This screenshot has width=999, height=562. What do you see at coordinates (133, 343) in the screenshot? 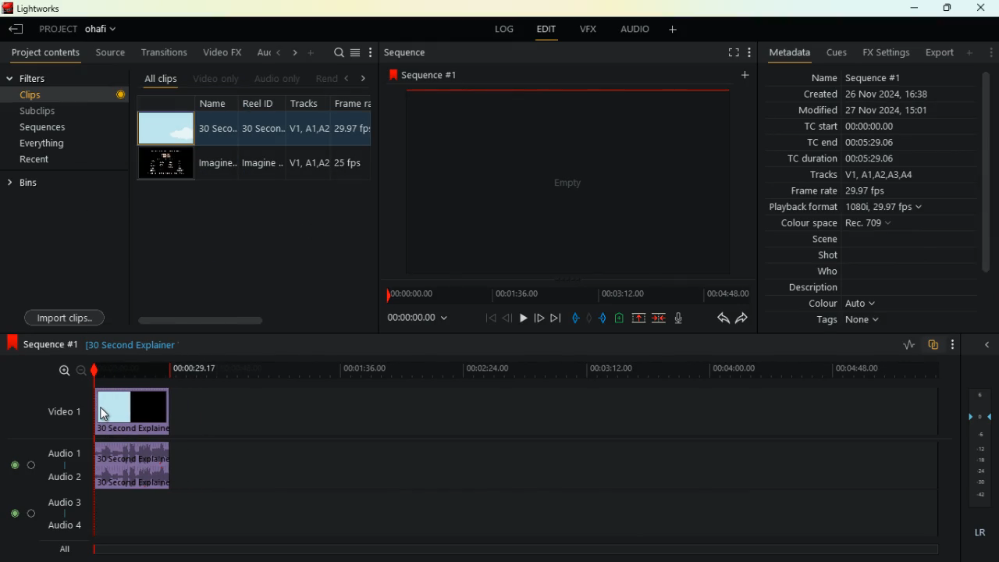
I see `30 second explainer` at bounding box center [133, 343].